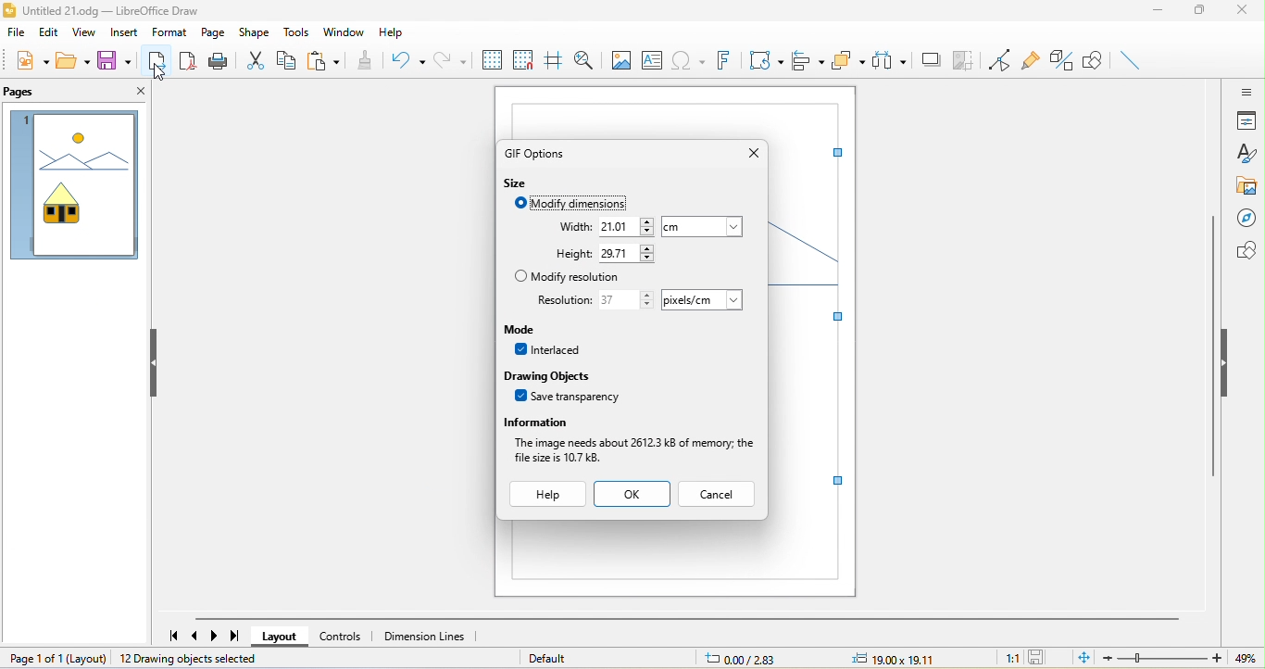 This screenshot has height=669, width=1265. Describe the element at coordinates (73, 188) in the screenshot. I see `page preview` at that location.